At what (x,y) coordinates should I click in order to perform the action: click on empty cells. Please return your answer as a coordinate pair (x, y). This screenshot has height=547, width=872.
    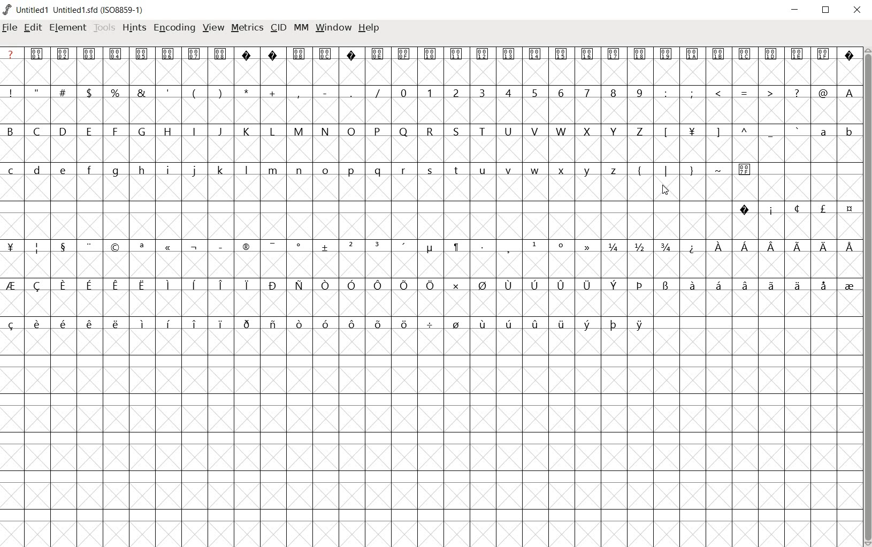
    Looking at the image, I should click on (431, 263).